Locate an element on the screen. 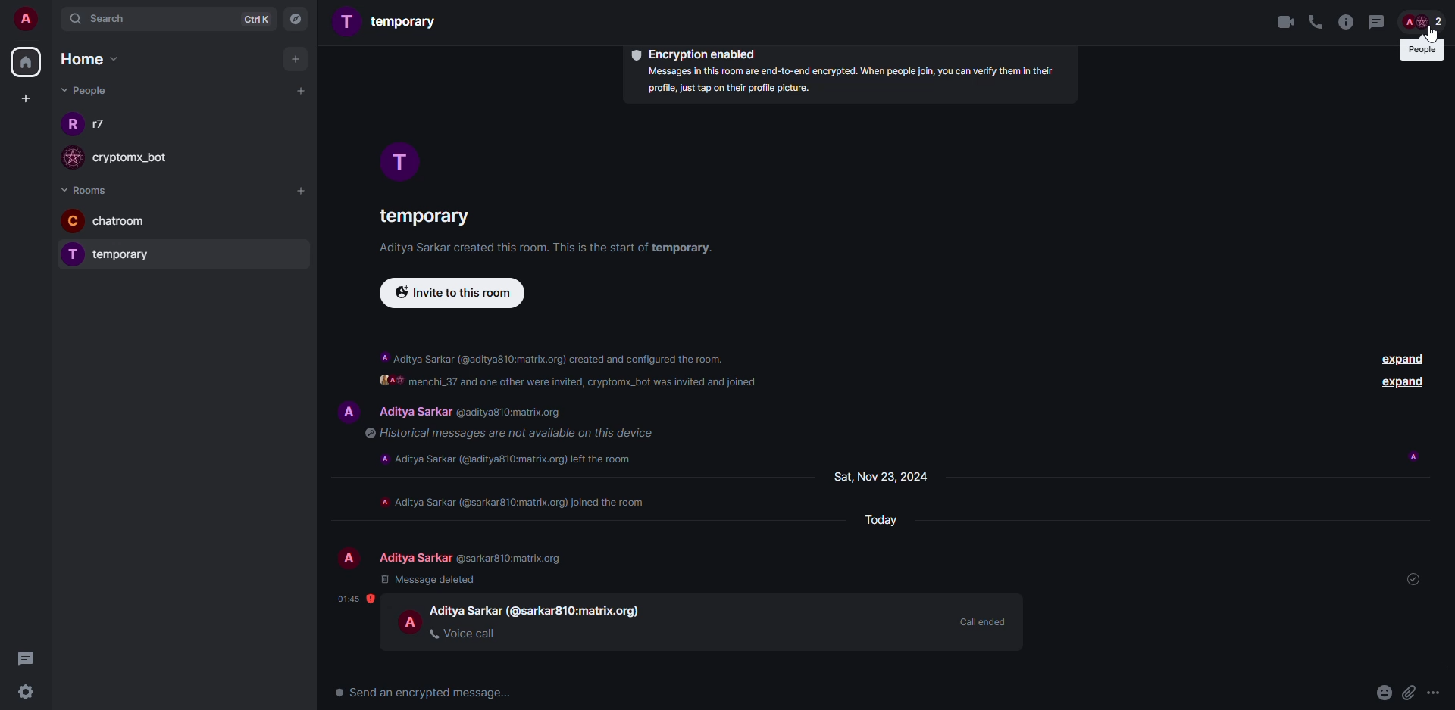 This screenshot has height=710, width=1455. attach is located at coordinates (1407, 693).